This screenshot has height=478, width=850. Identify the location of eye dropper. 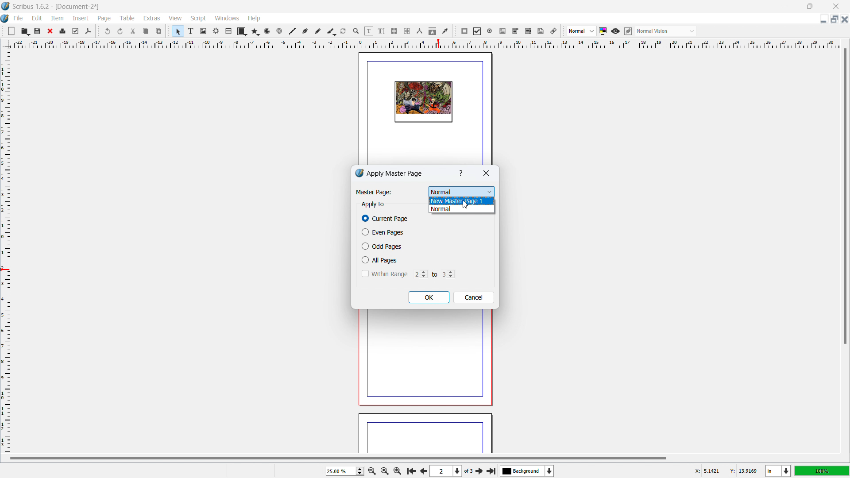
(446, 31).